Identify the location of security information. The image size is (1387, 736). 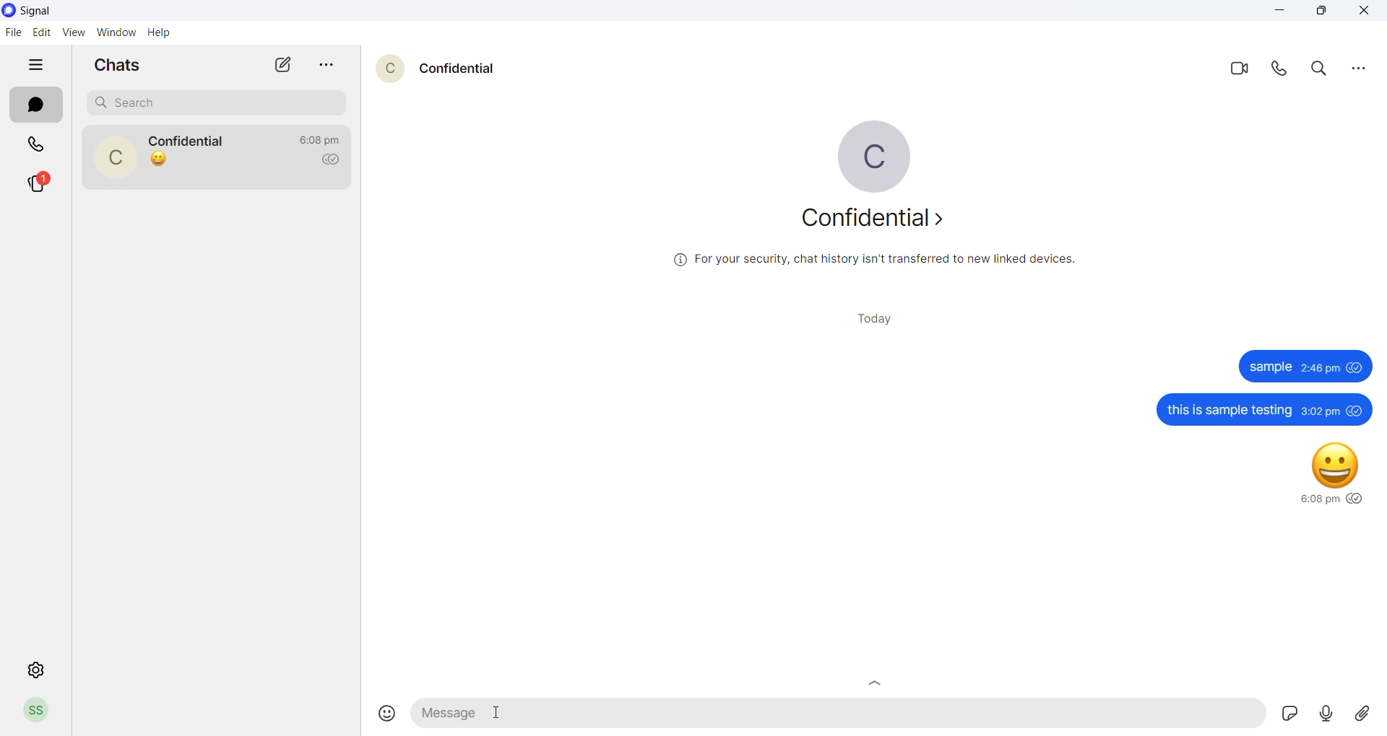
(874, 264).